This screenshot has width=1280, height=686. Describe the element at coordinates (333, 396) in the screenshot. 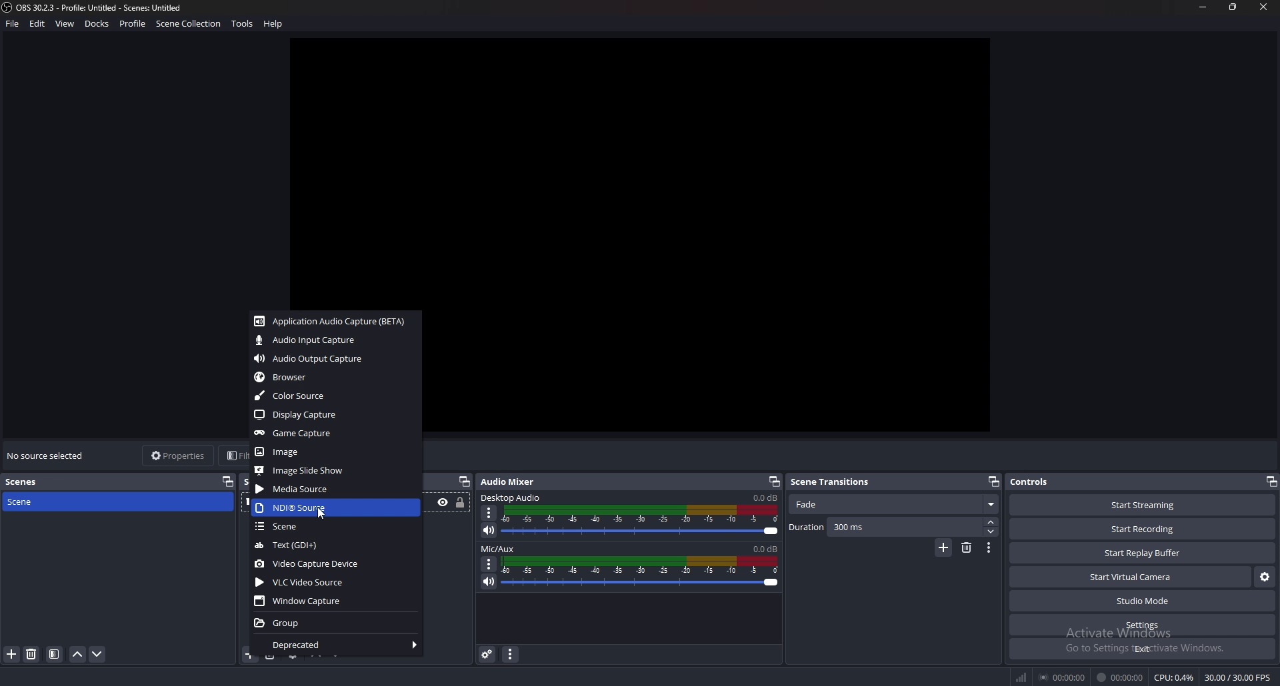

I see `color source` at that location.